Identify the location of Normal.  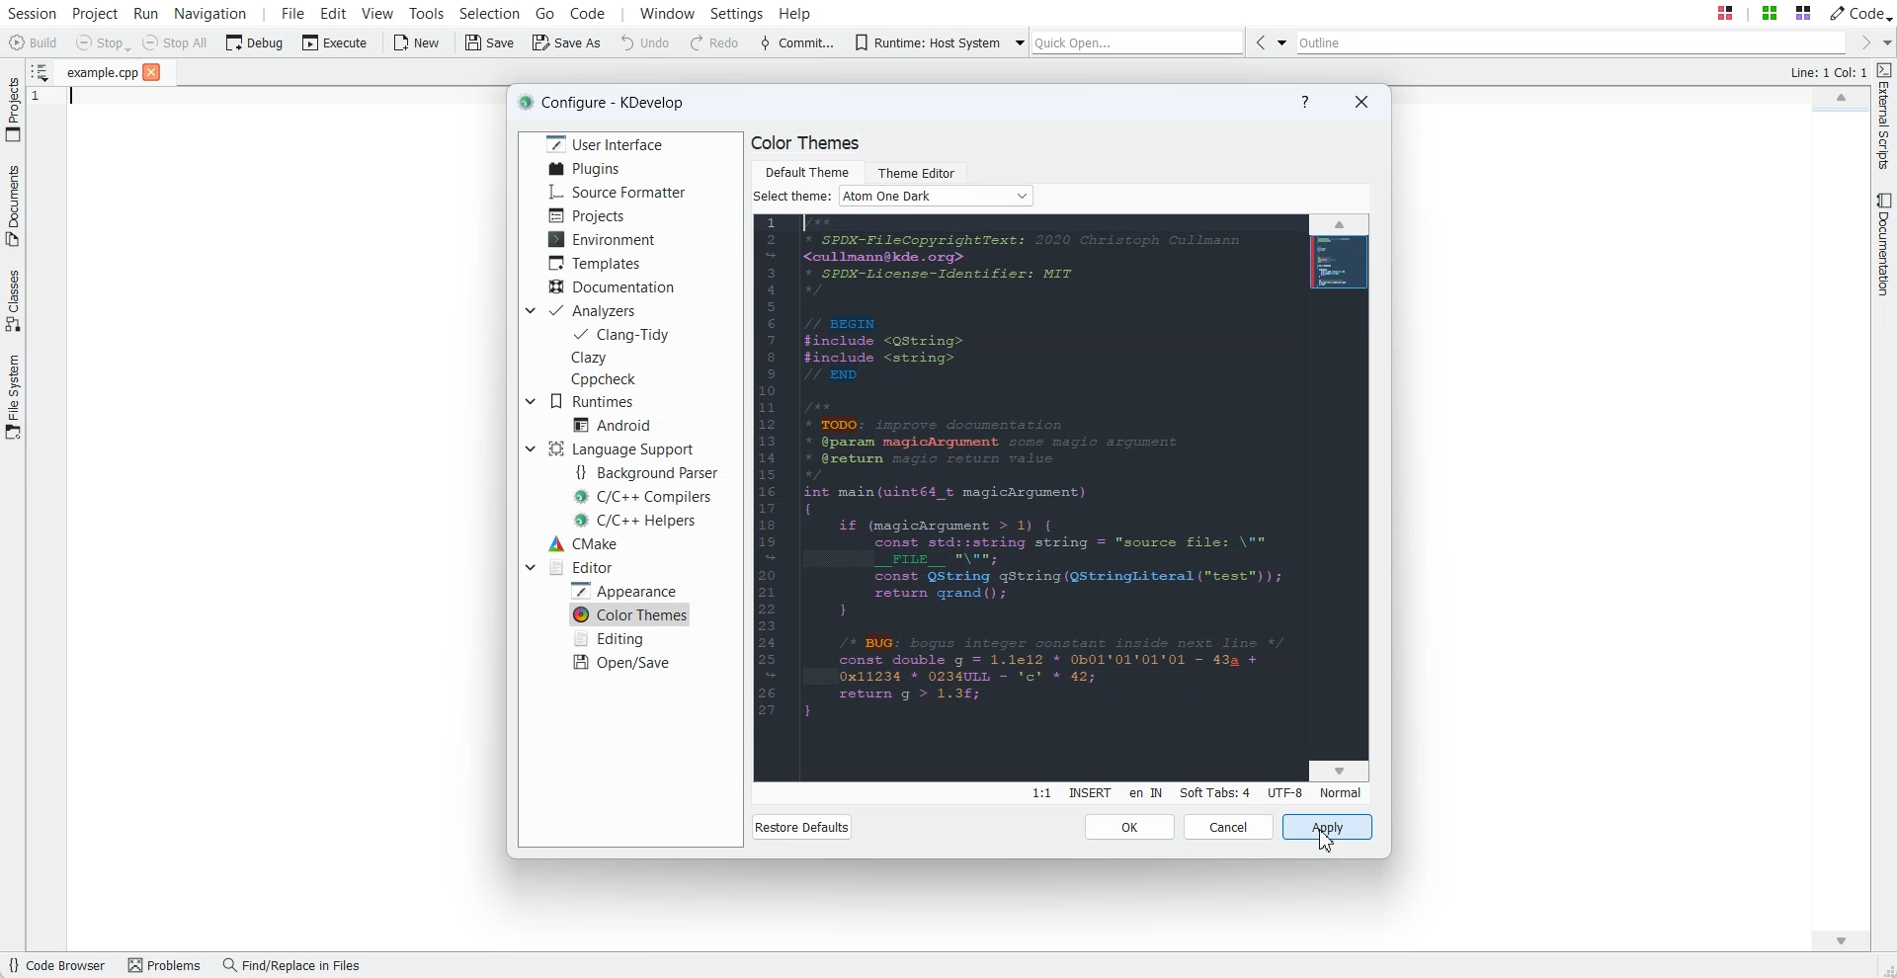
(1340, 792).